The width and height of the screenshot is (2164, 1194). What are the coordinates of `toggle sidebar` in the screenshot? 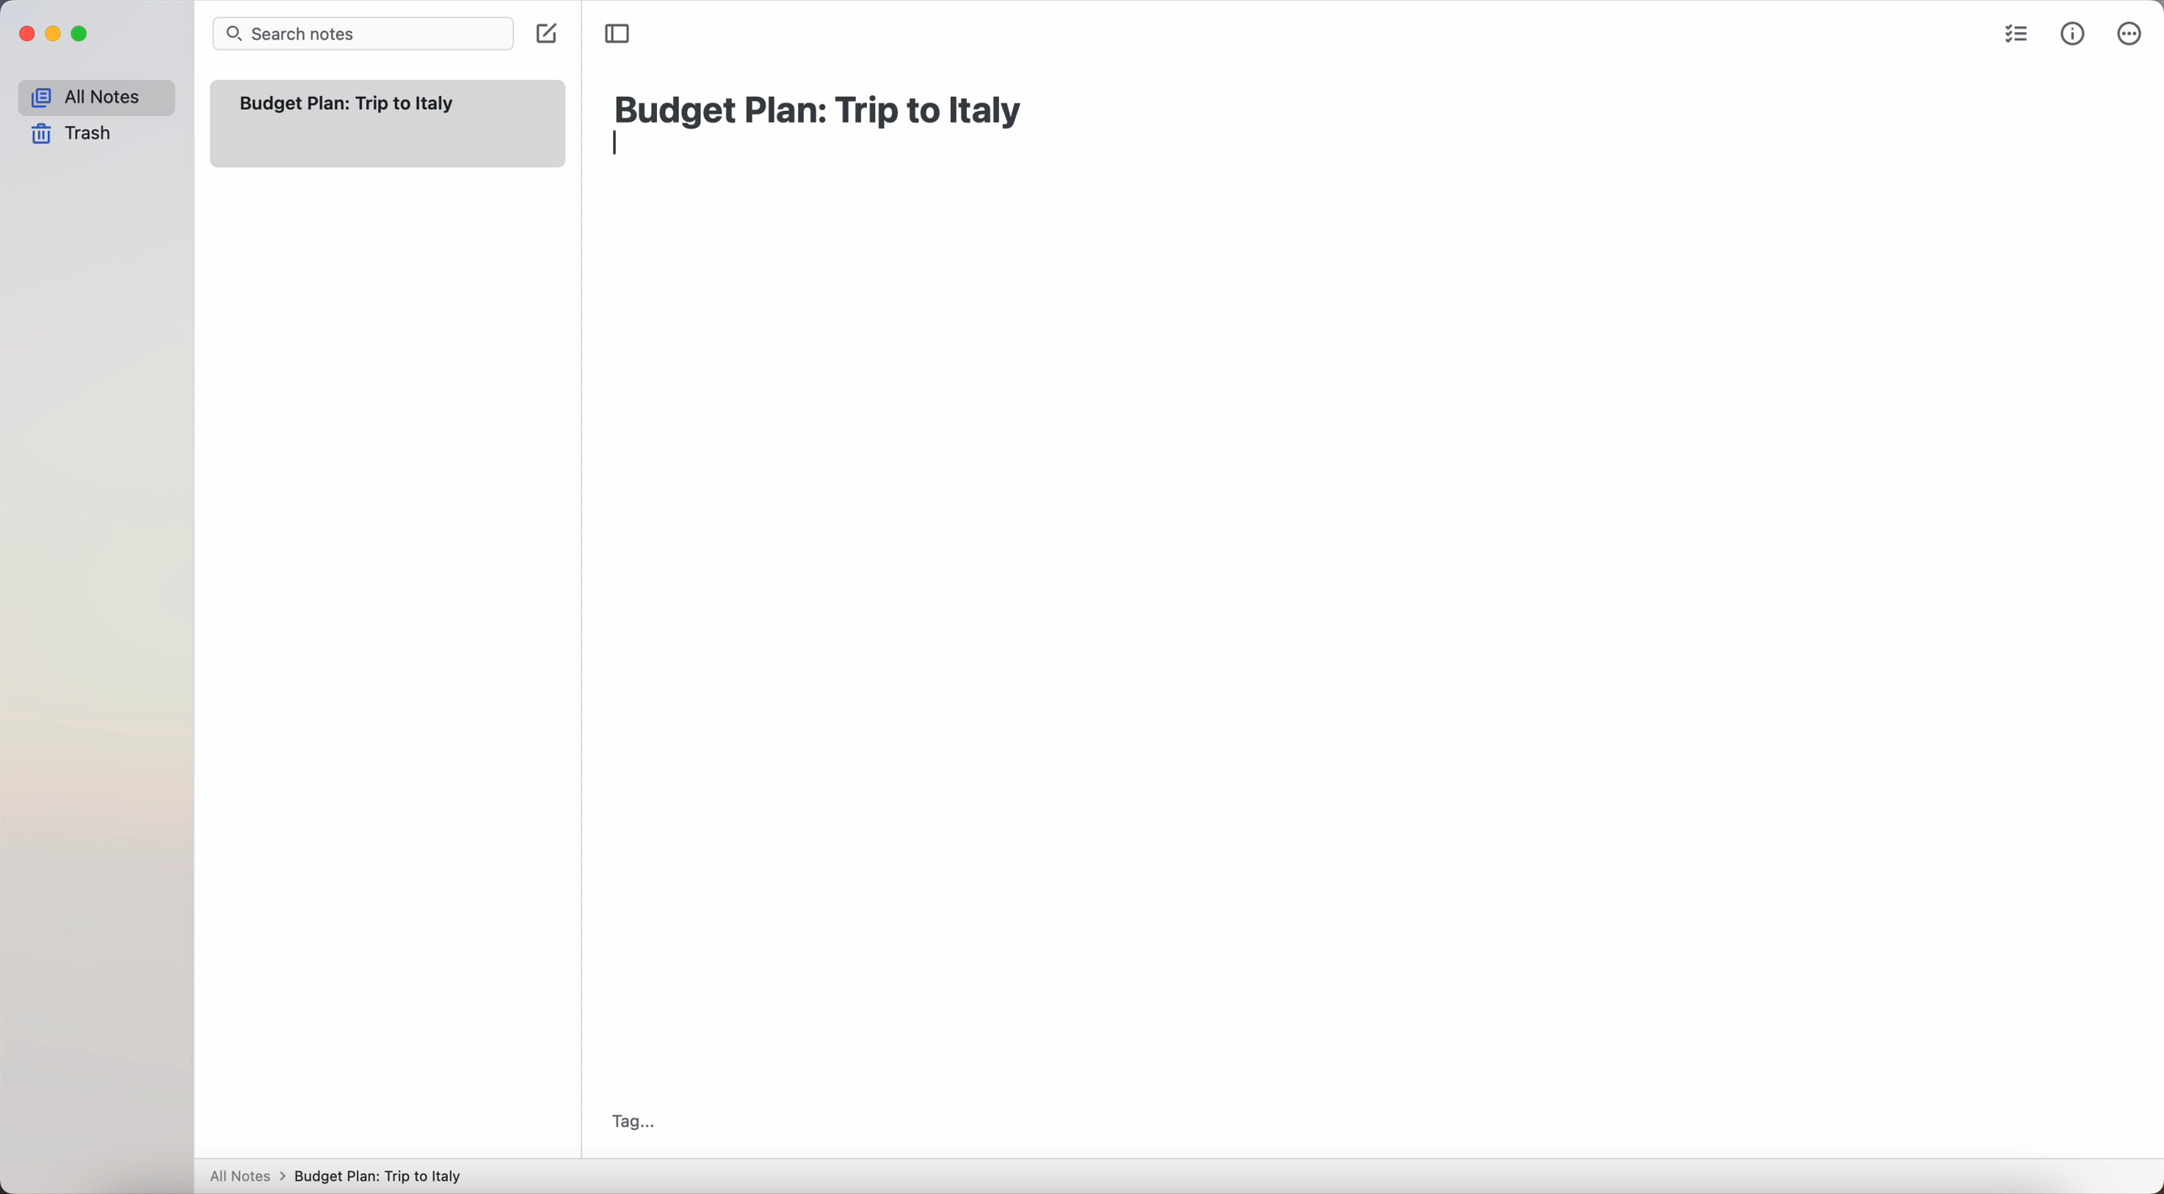 It's located at (618, 33).